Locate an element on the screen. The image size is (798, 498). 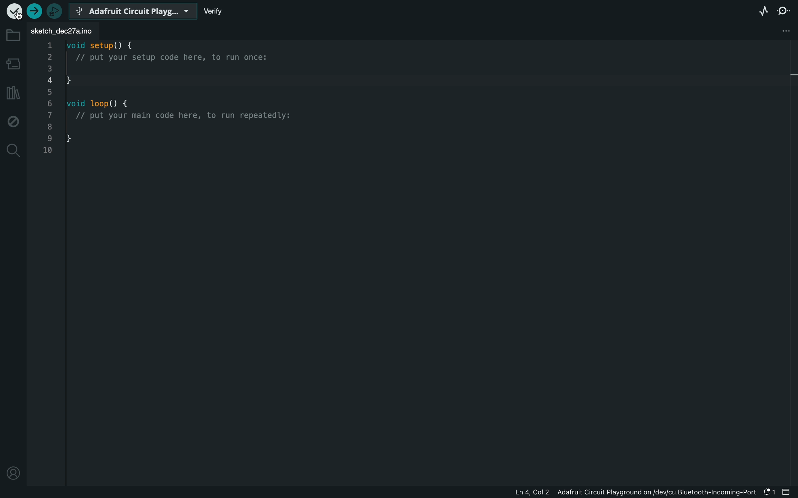
search is located at coordinates (13, 150).